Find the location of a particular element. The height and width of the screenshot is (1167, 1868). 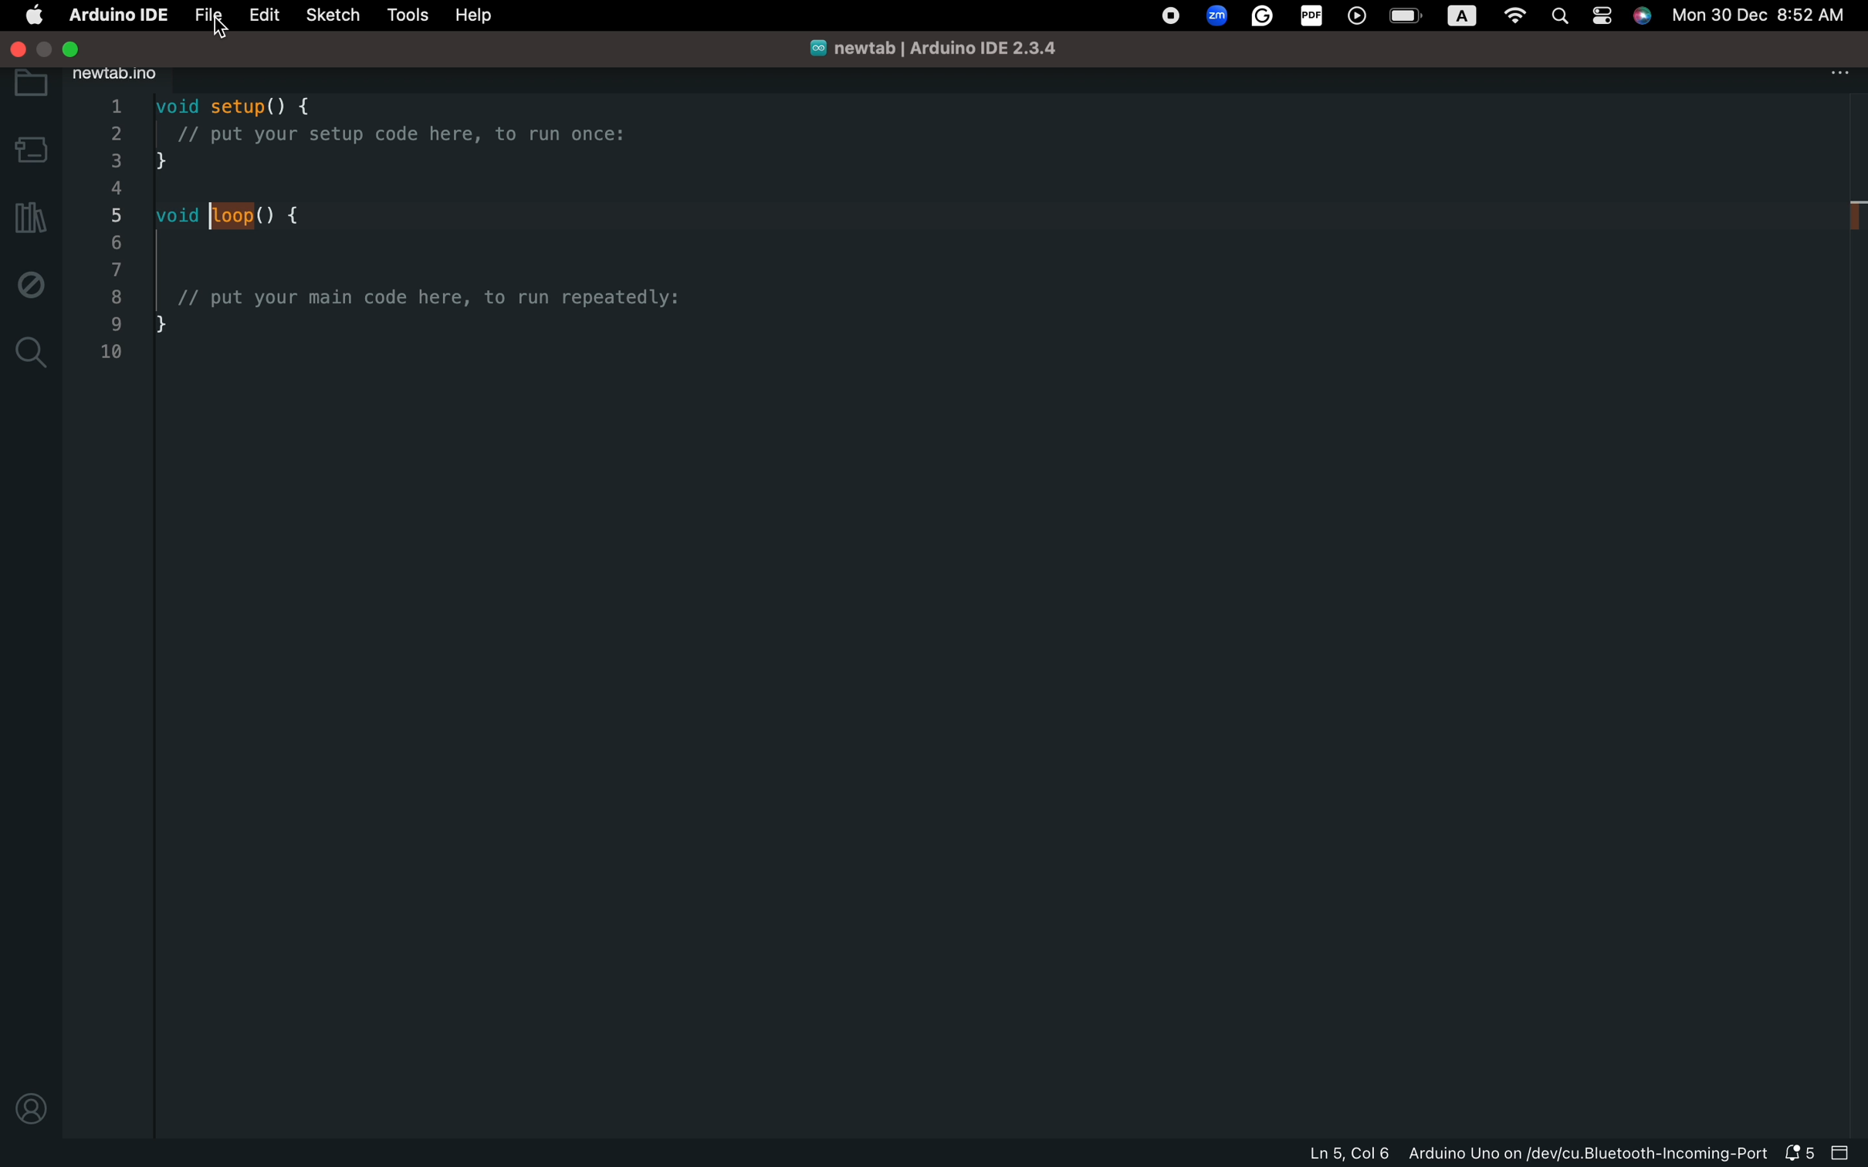

wifi is located at coordinates (1518, 17).